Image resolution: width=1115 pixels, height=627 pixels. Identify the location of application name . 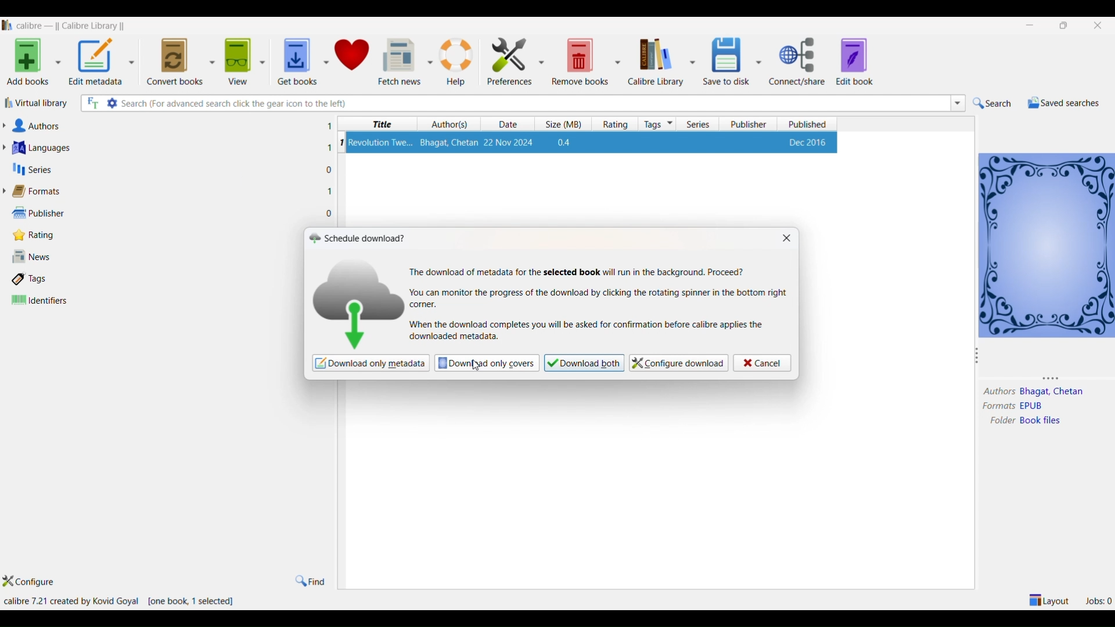
(73, 24).